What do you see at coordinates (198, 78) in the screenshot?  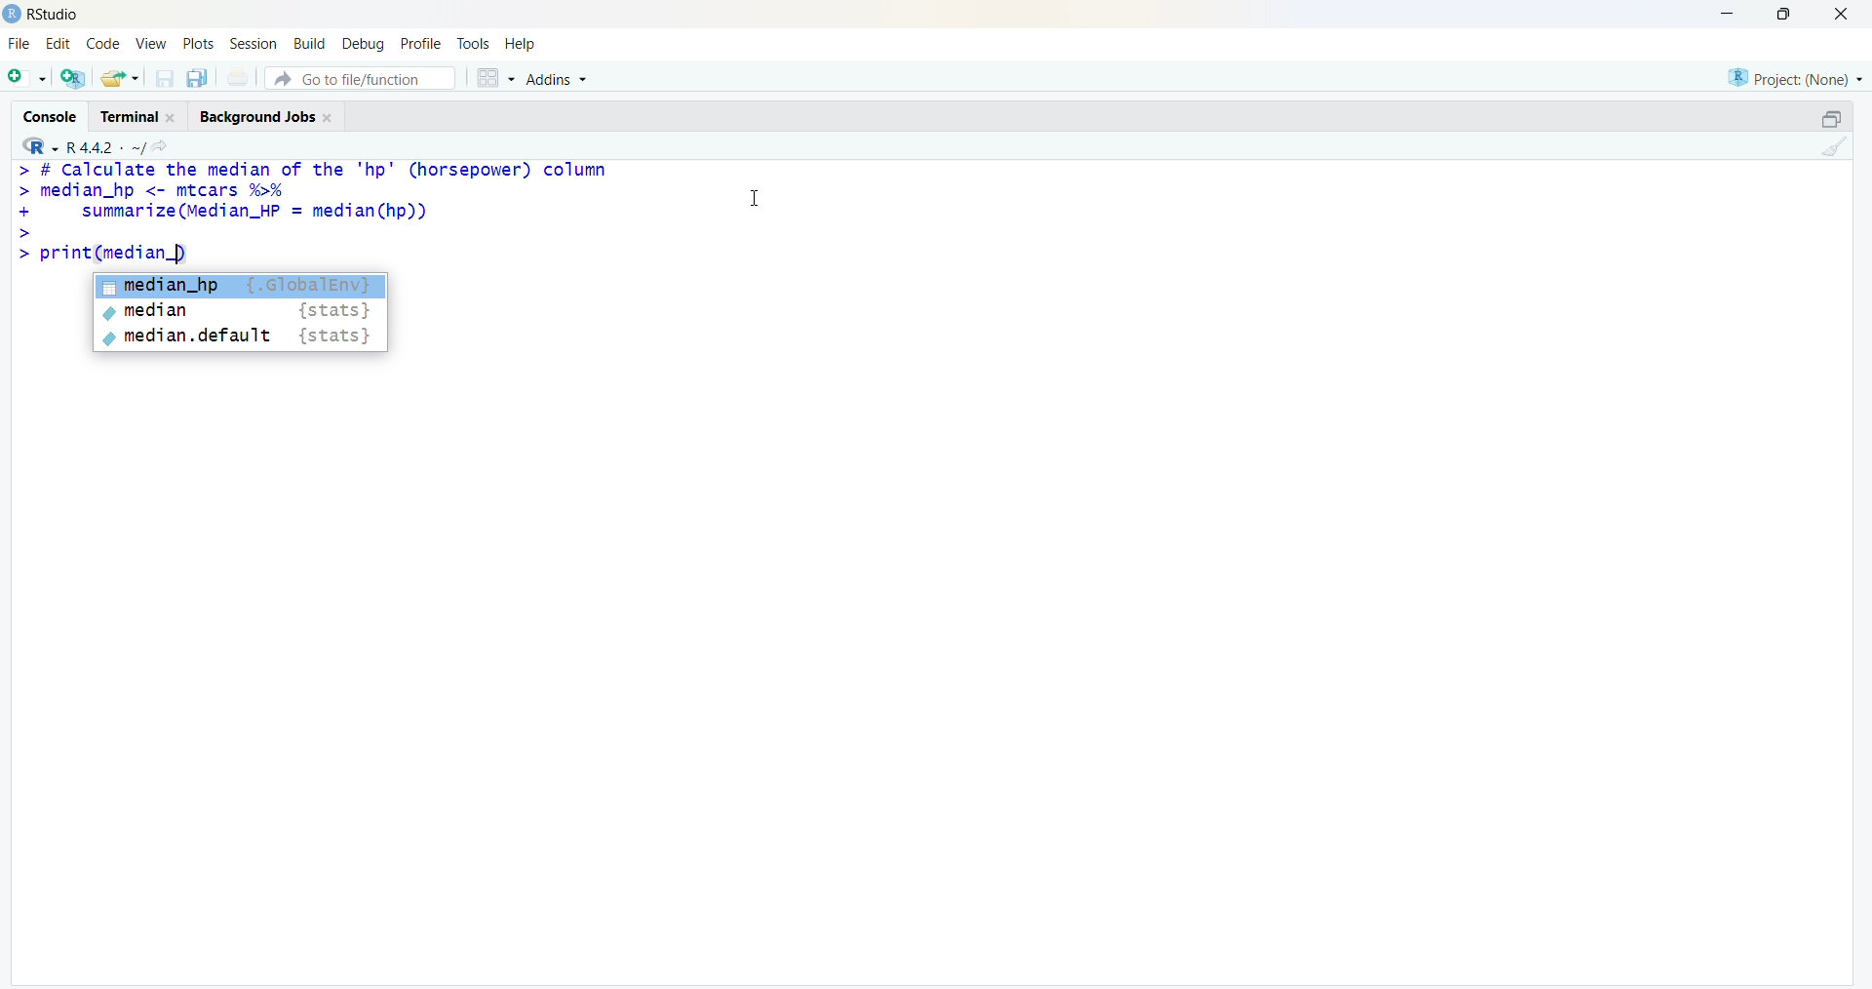 I see `copy` at bounding box center [198, 78].